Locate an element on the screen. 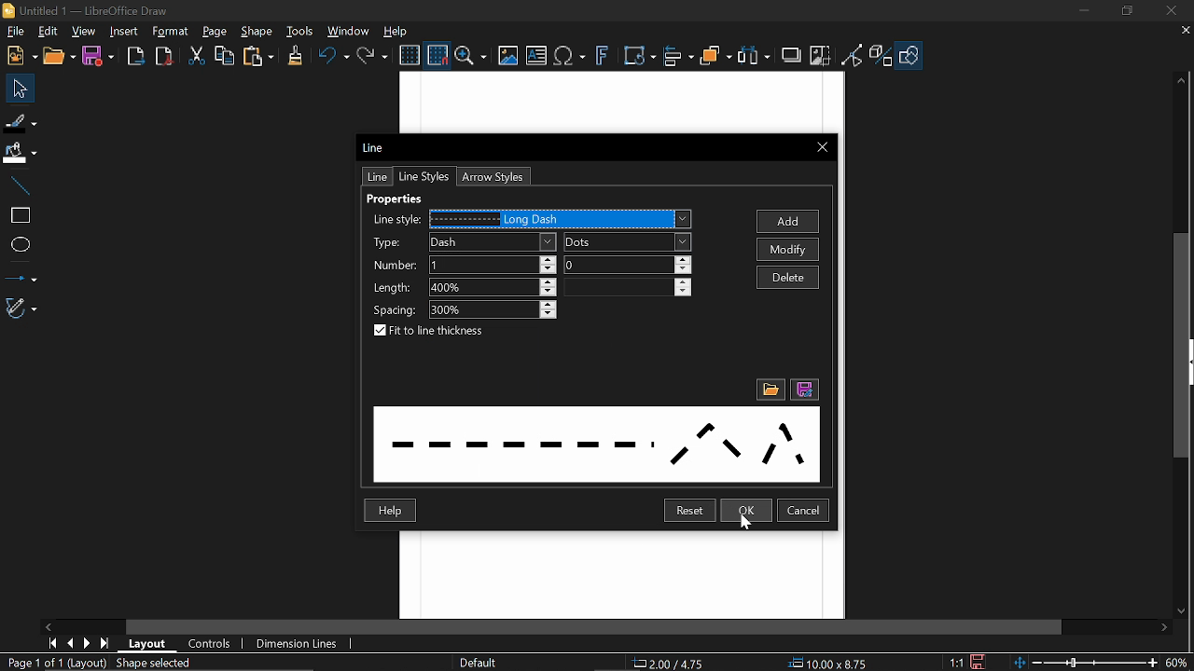  Align is located at coordinates (679, 57).